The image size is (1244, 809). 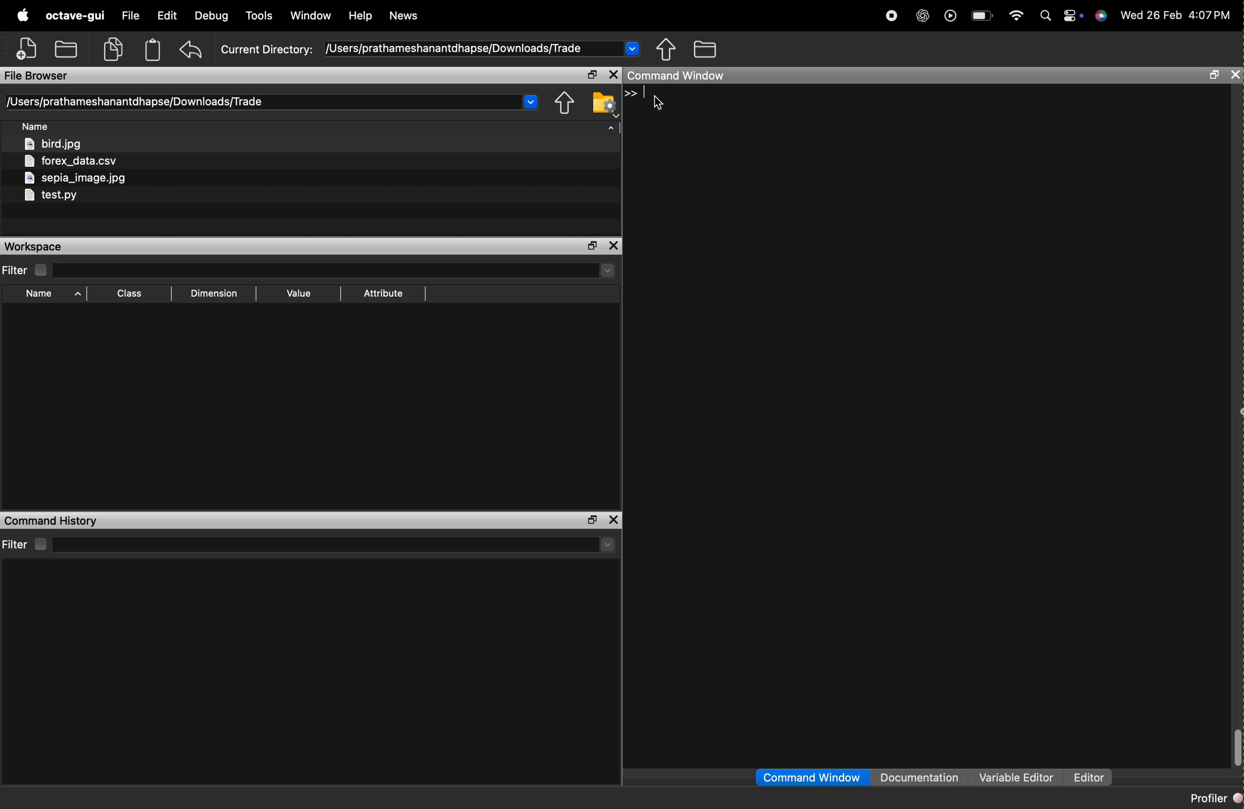 What do you see at coordinates (615, 247) in the screenshot?
I see `close` at bounding box center [615, 247].